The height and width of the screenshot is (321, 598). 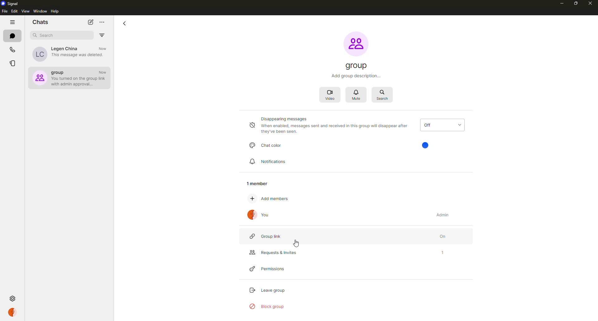 I want to click on maximize, so click(x=576, y=4).